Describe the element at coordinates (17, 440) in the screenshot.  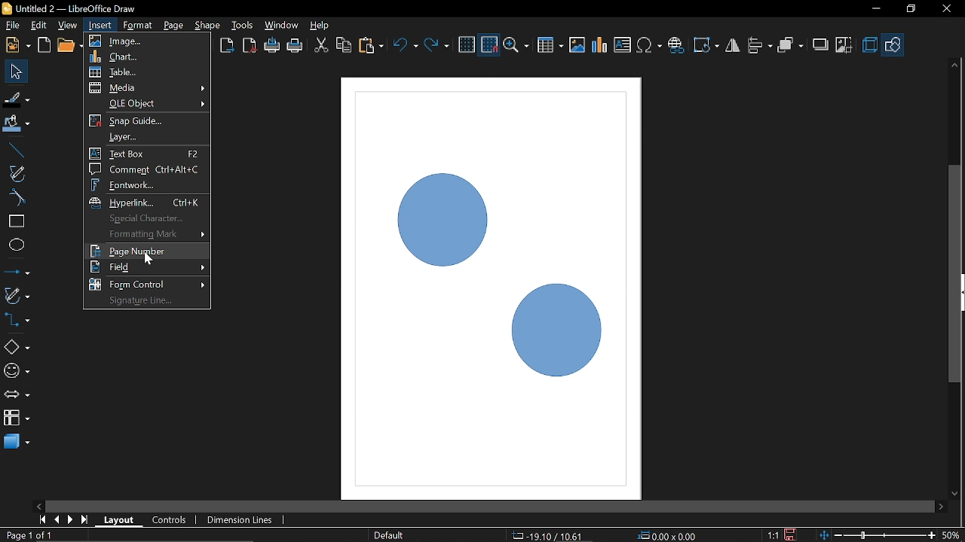
I see `3d shapes` at that location.